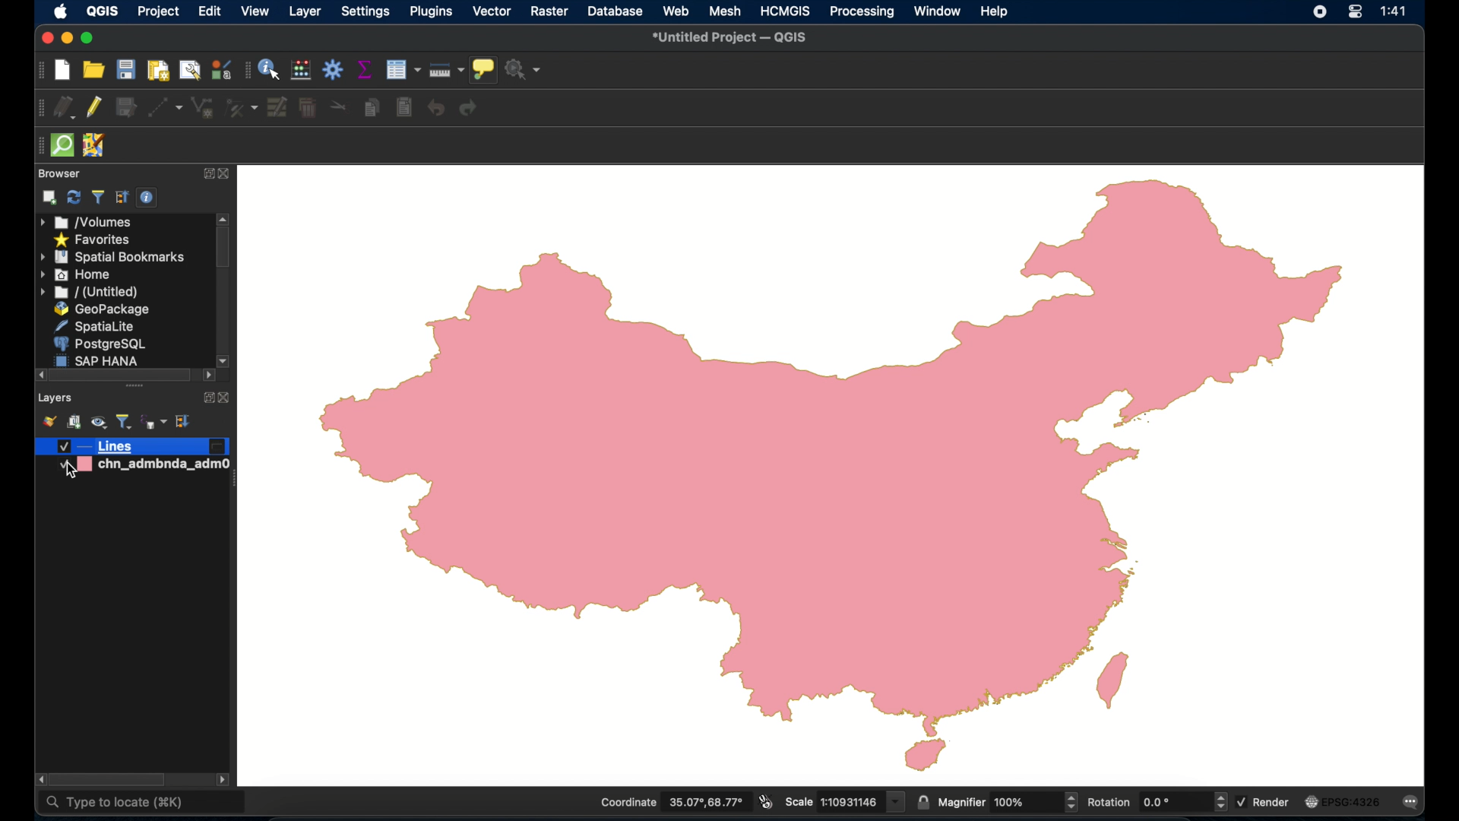 This screenshot has height=821, width=1459. I want to click on identify features, so click(270, 69).